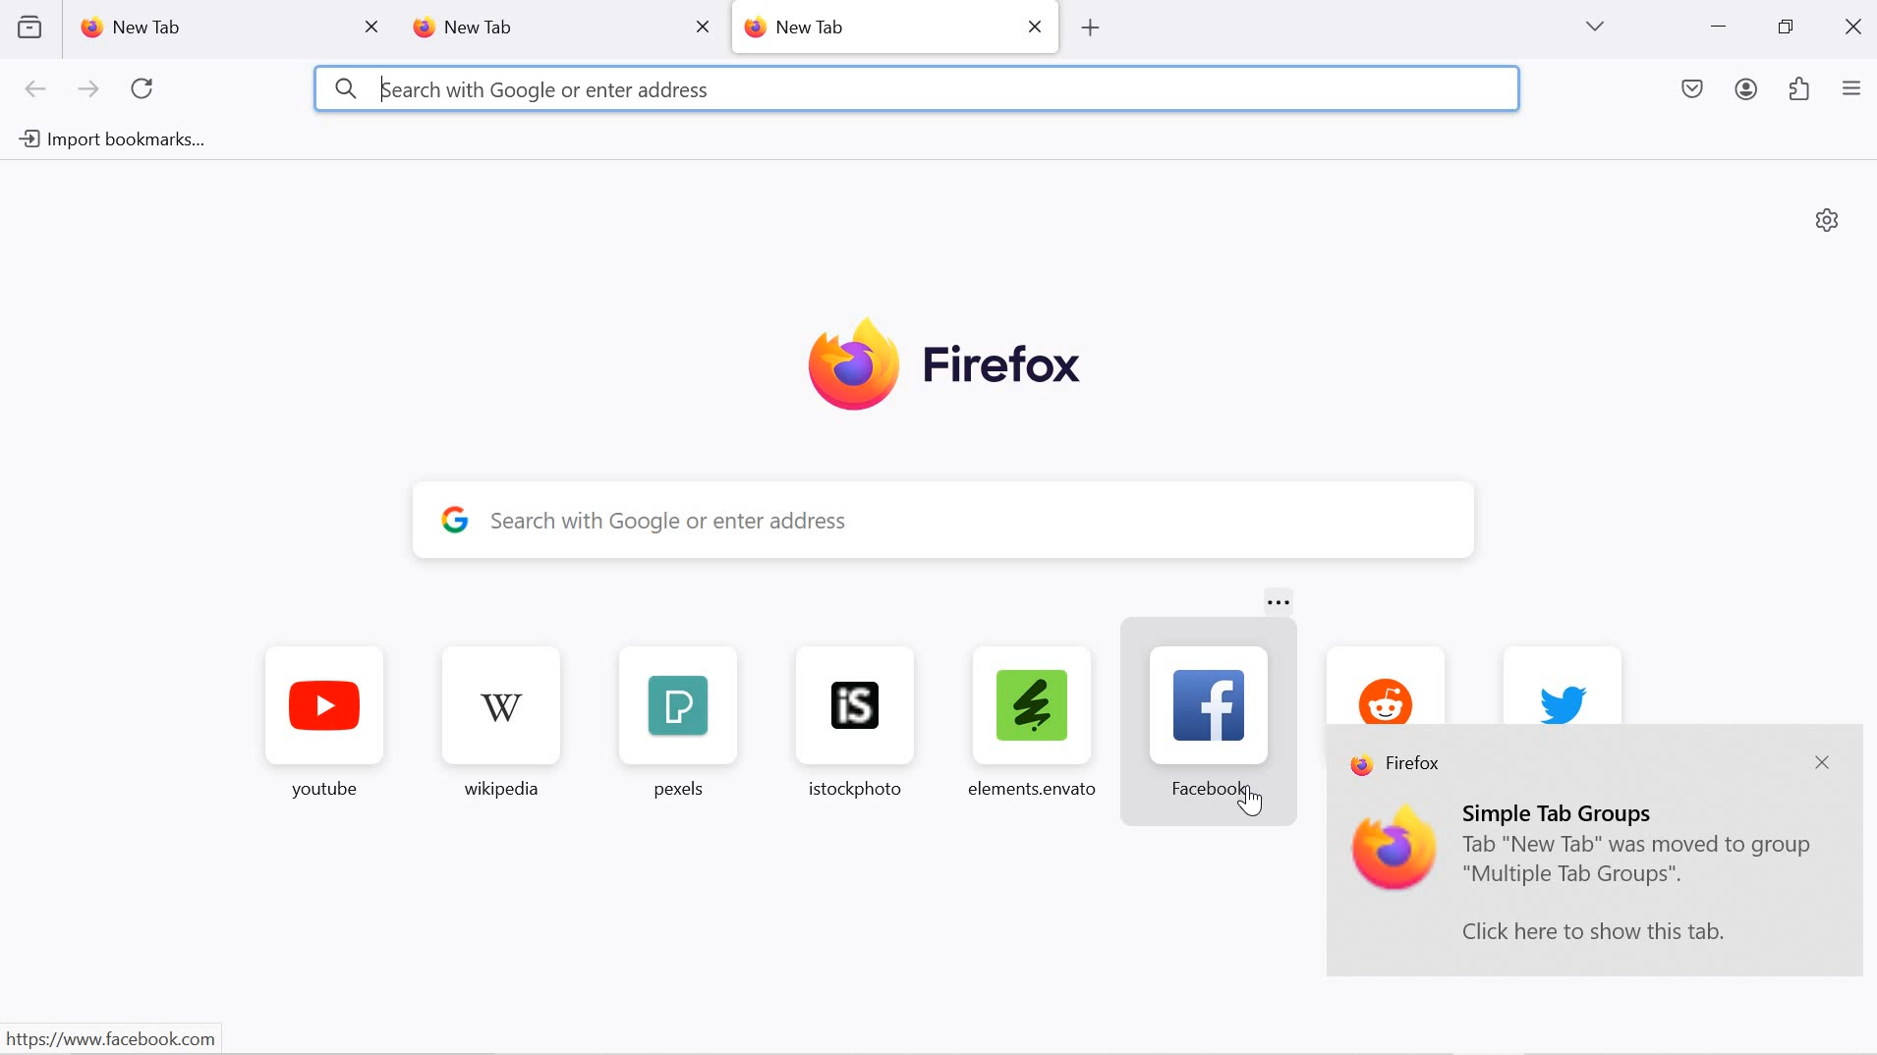 This screenshot has height=1055, width=1877. What do you see at coordinates (1821, 764) in the screenshot?
I see `close` at bounding box center [1821, 764].